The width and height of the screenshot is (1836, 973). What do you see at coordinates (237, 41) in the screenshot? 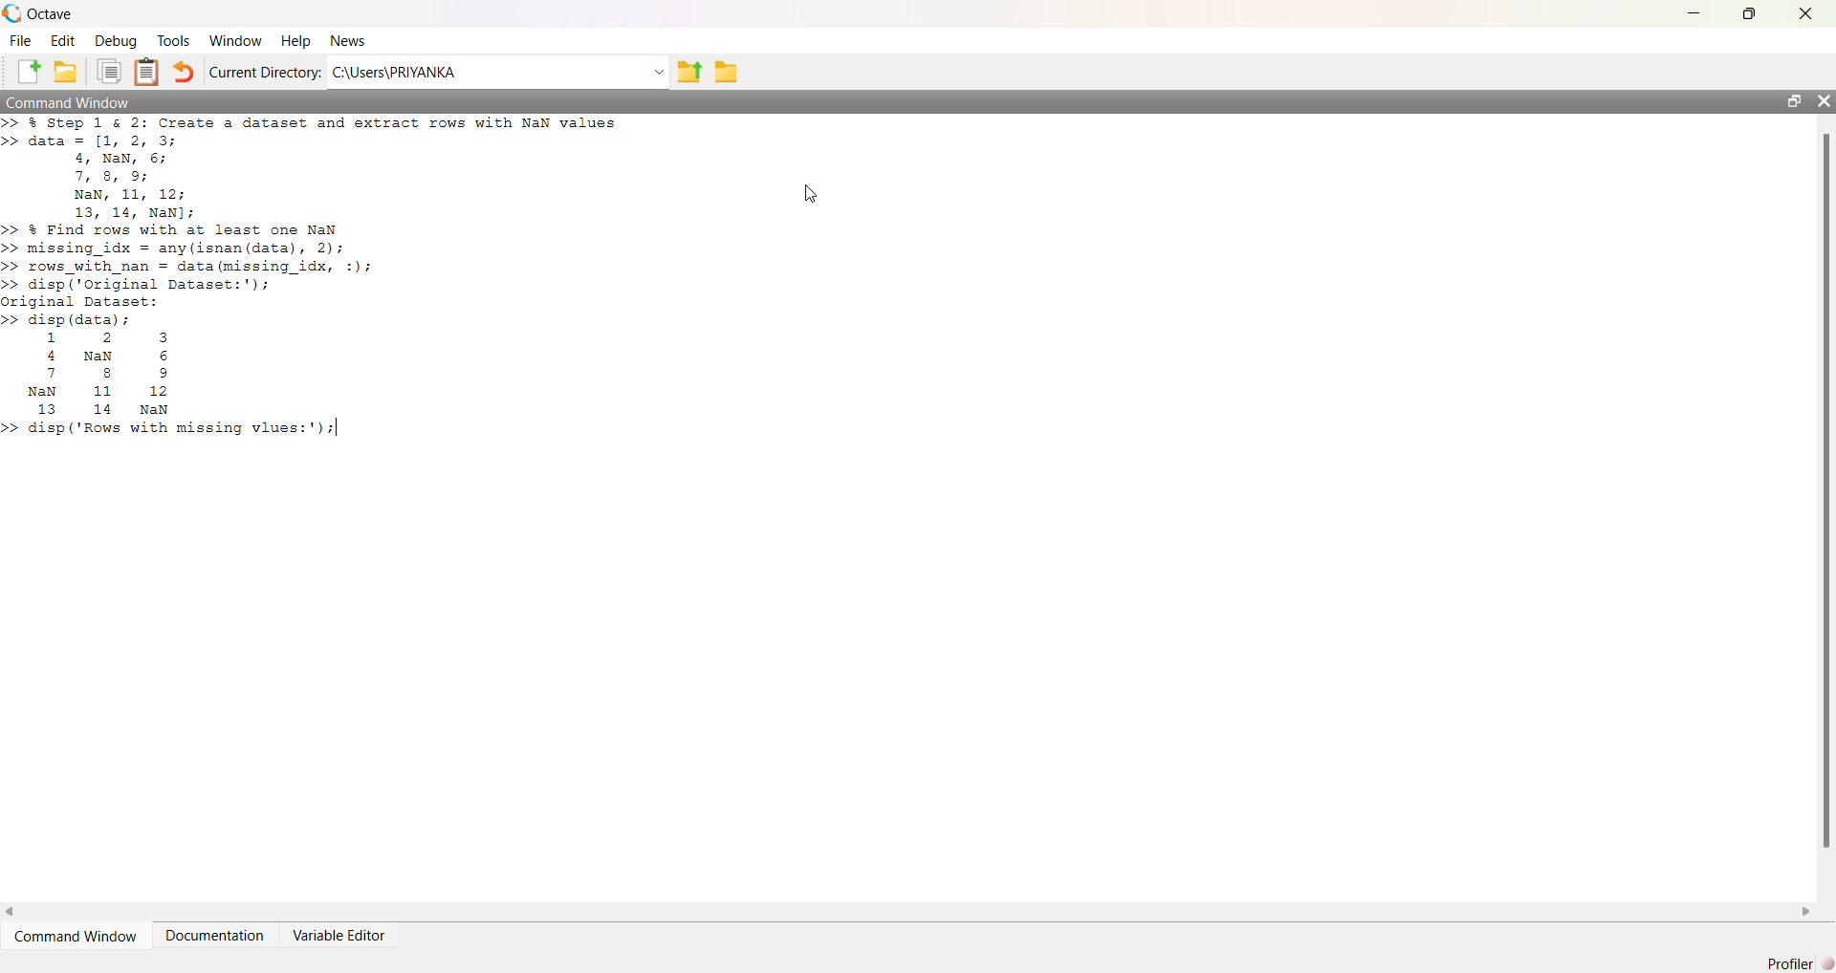
I see `Window` at bounding box center [237, 41].